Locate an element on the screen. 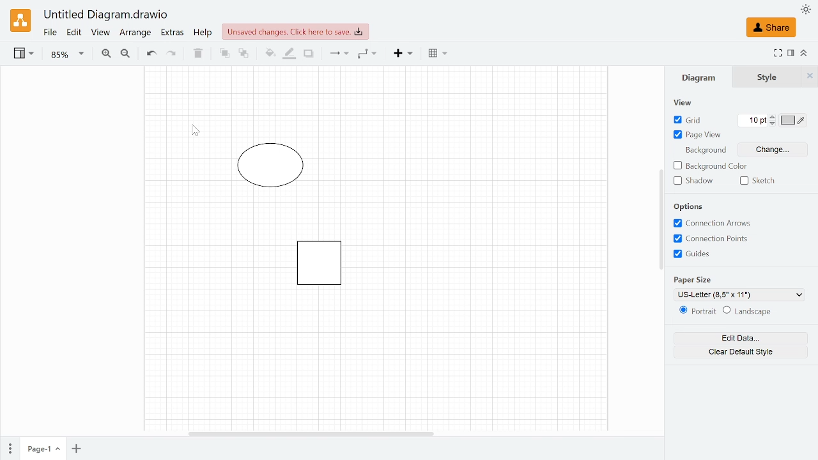  Paper size is located at coordinates (740, 295).